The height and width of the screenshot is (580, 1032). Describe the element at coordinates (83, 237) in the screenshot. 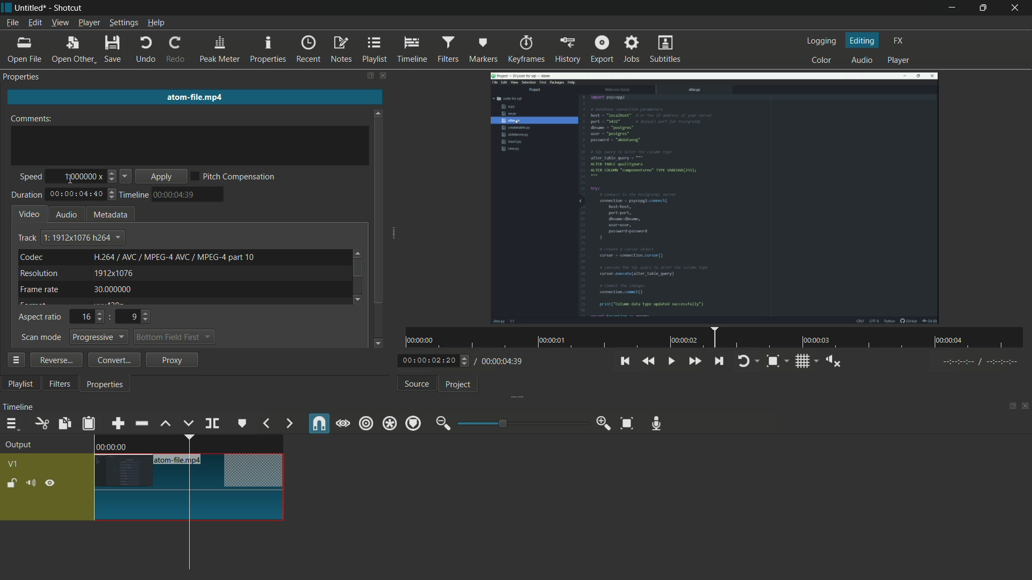

I see `text` at that location.